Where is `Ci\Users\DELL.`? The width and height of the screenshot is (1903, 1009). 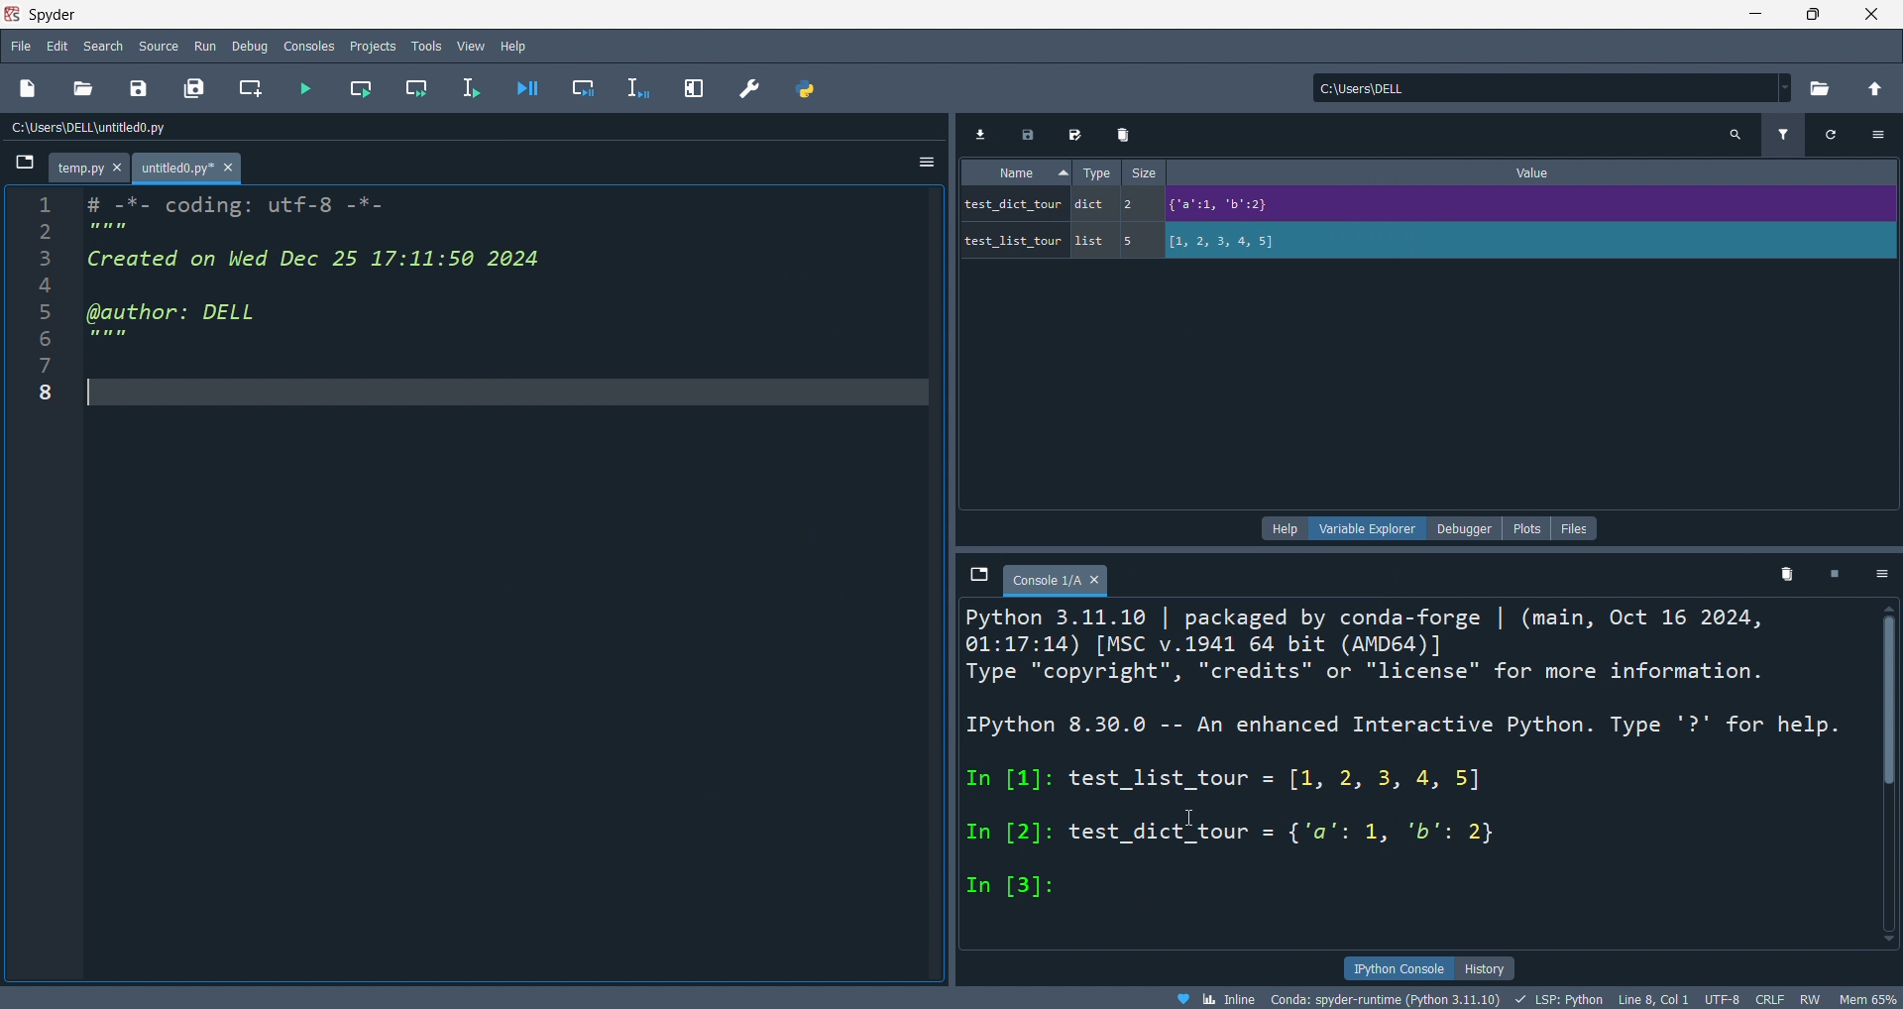
Ci\Users\DELL. is located at coordinates (1394, 87).